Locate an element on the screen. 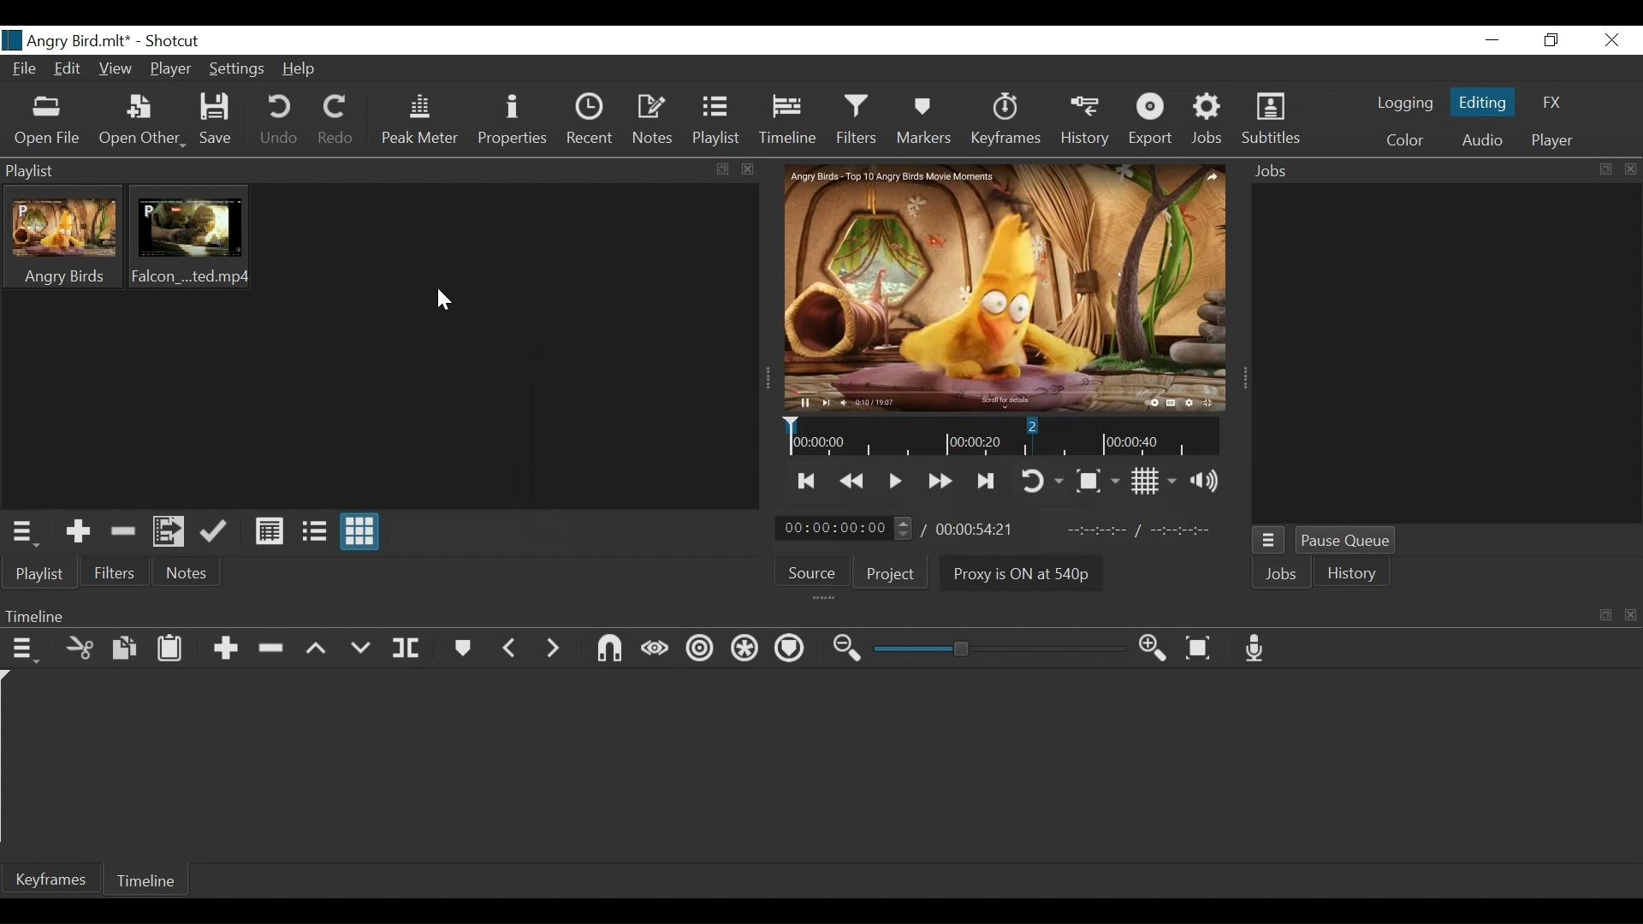  Scrub while dragging is located at coordinates (653, 646).